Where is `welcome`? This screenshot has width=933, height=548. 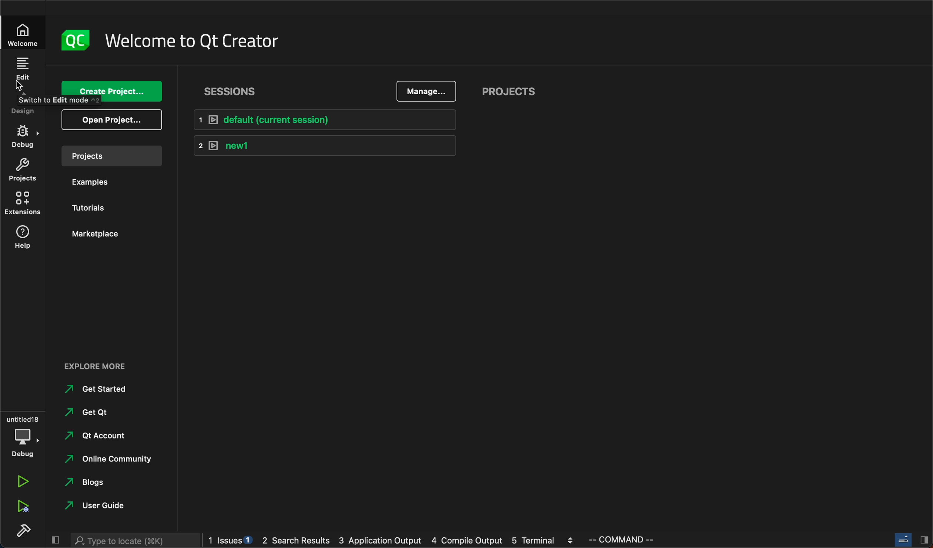 welcome is located at coordinates (24, 37).